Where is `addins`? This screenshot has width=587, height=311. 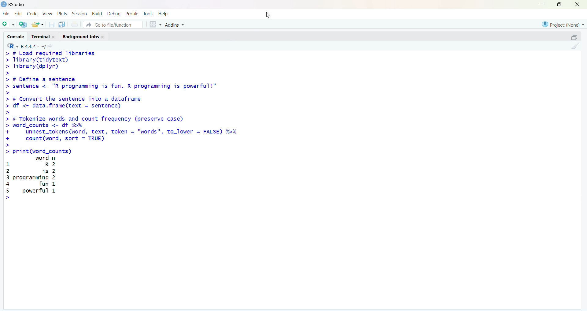 addins is located at coordinates (175, 25).